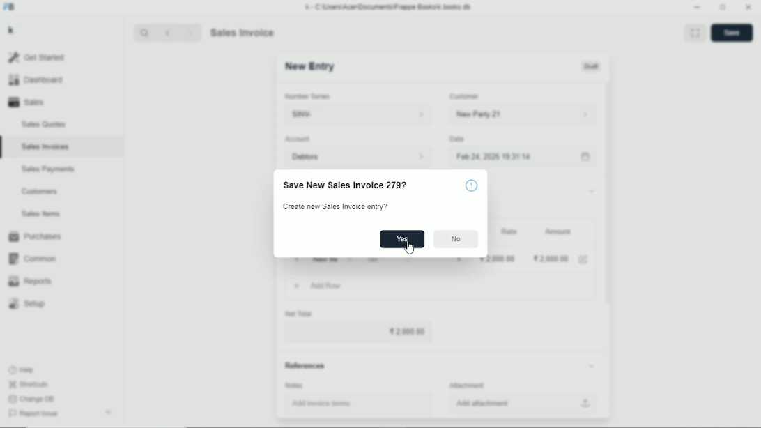  Describe the element at coordinates (298, 139) in the screenshot. I see `Account` at that location.